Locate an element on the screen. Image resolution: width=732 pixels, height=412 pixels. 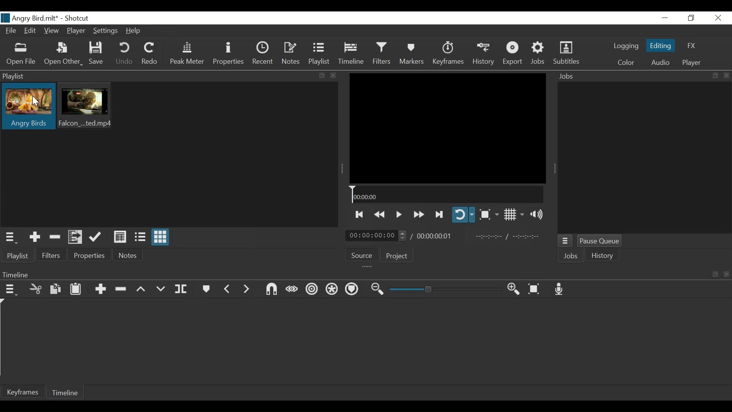
Ripple is located at coordinates (311, 289).